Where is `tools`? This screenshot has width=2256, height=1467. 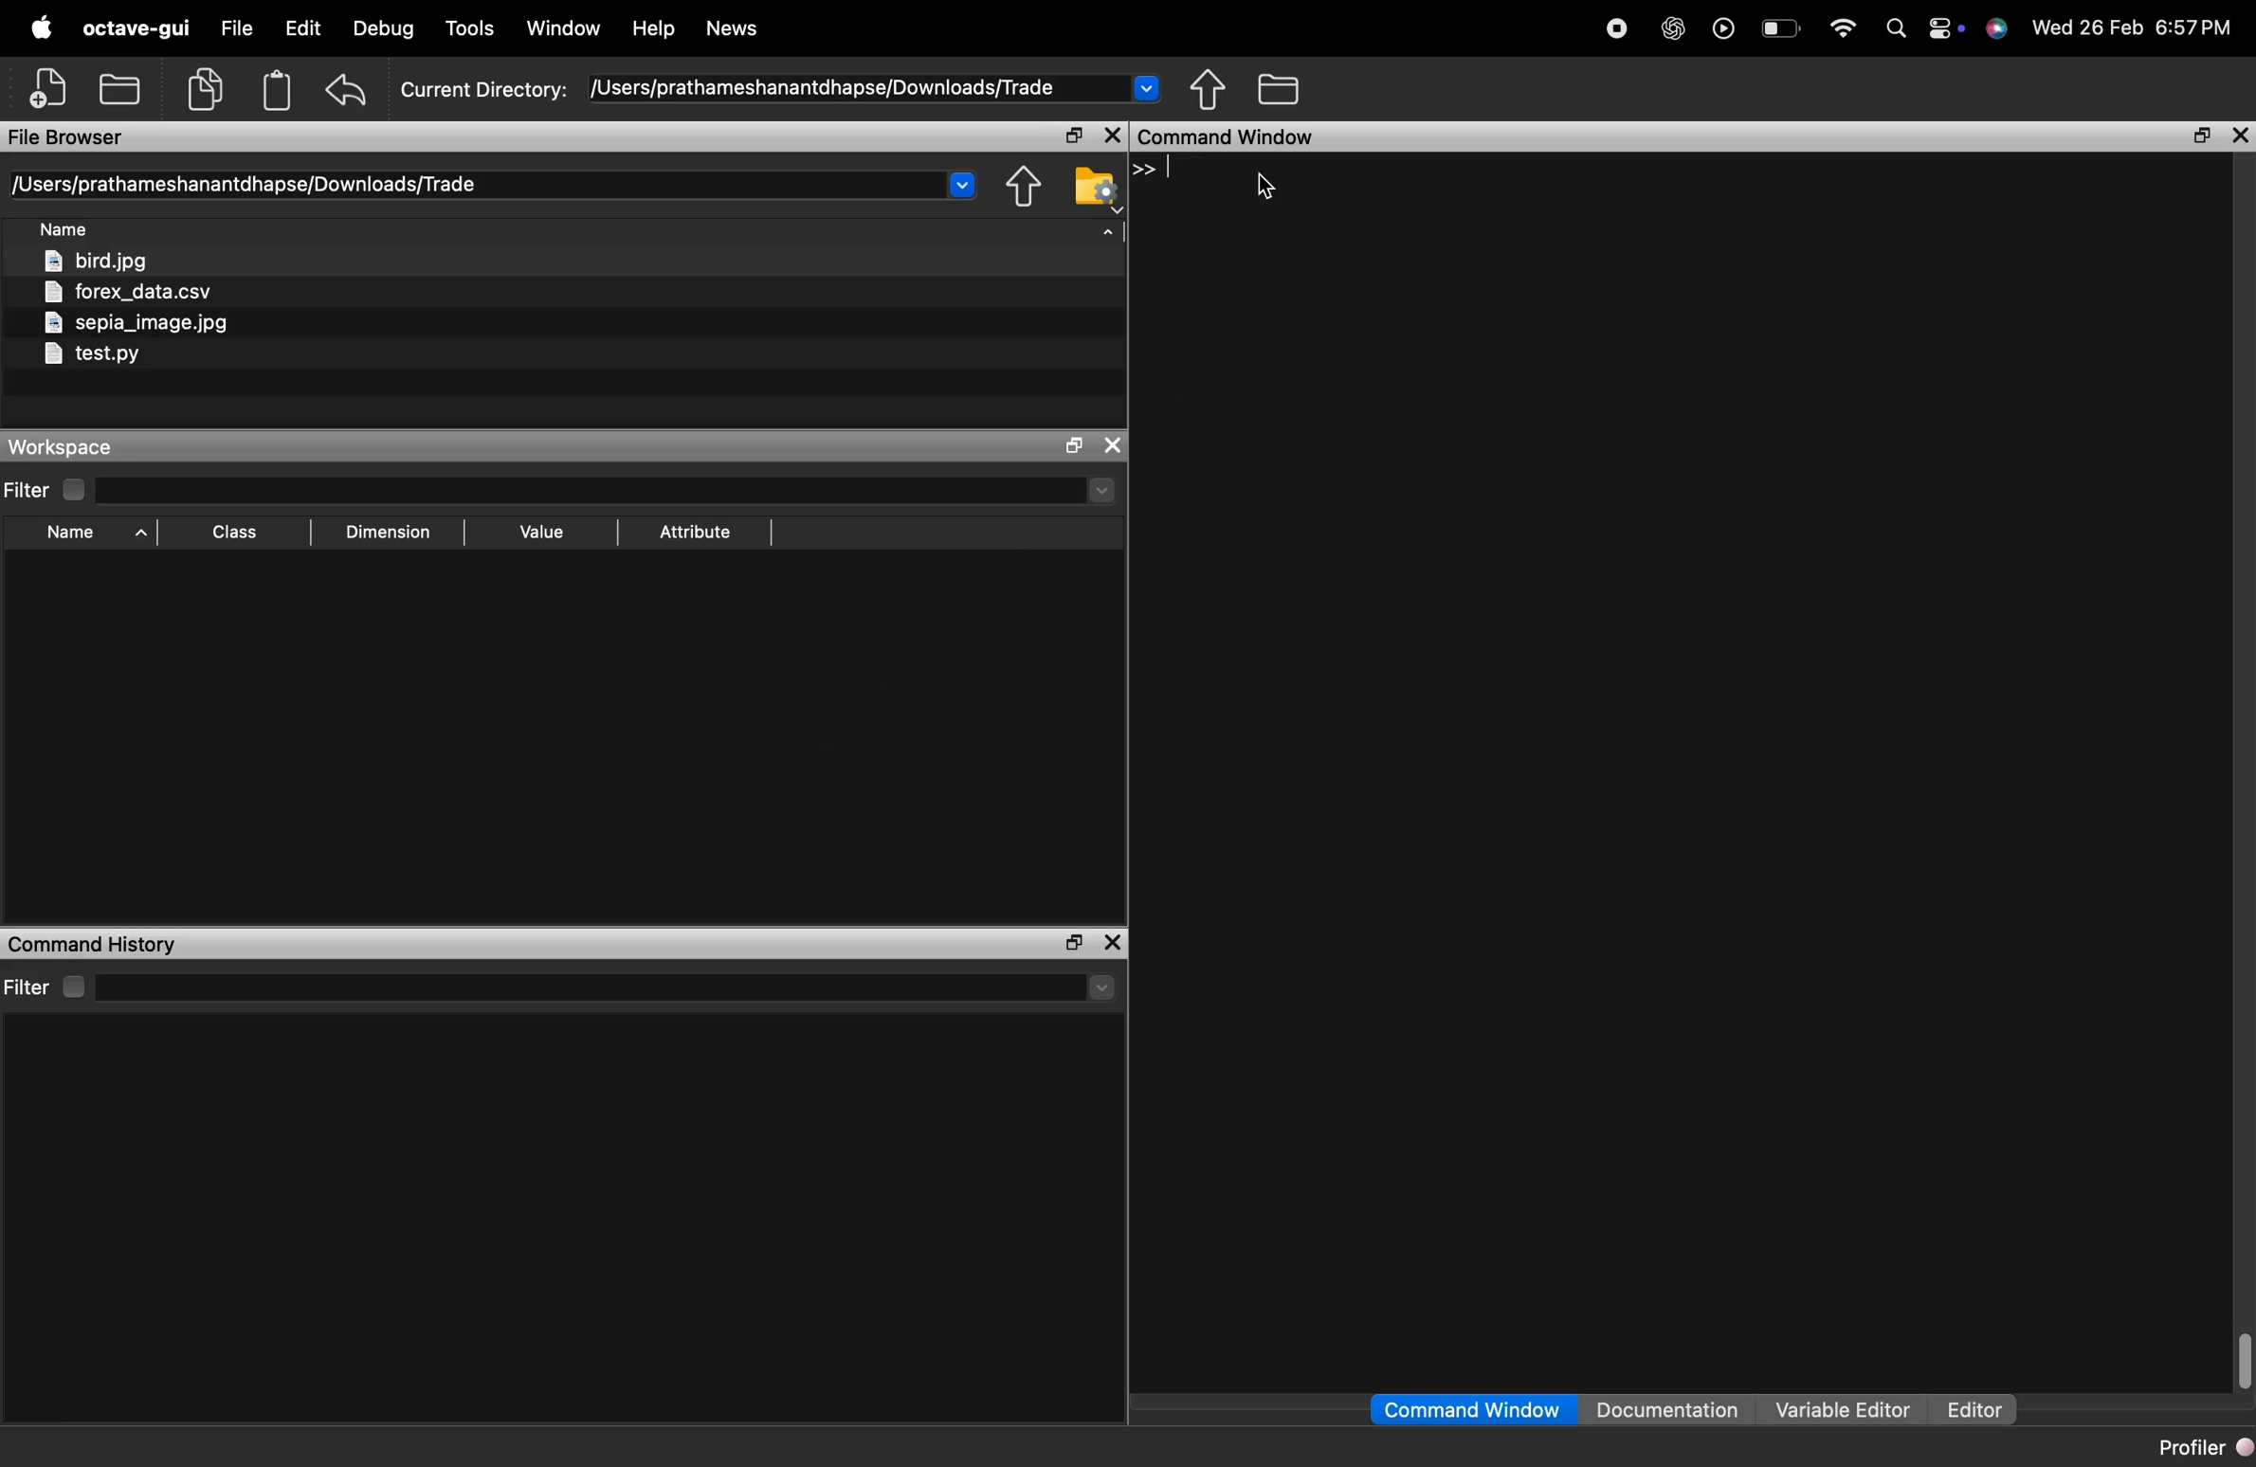 tools is located at coordinates (473, 27).